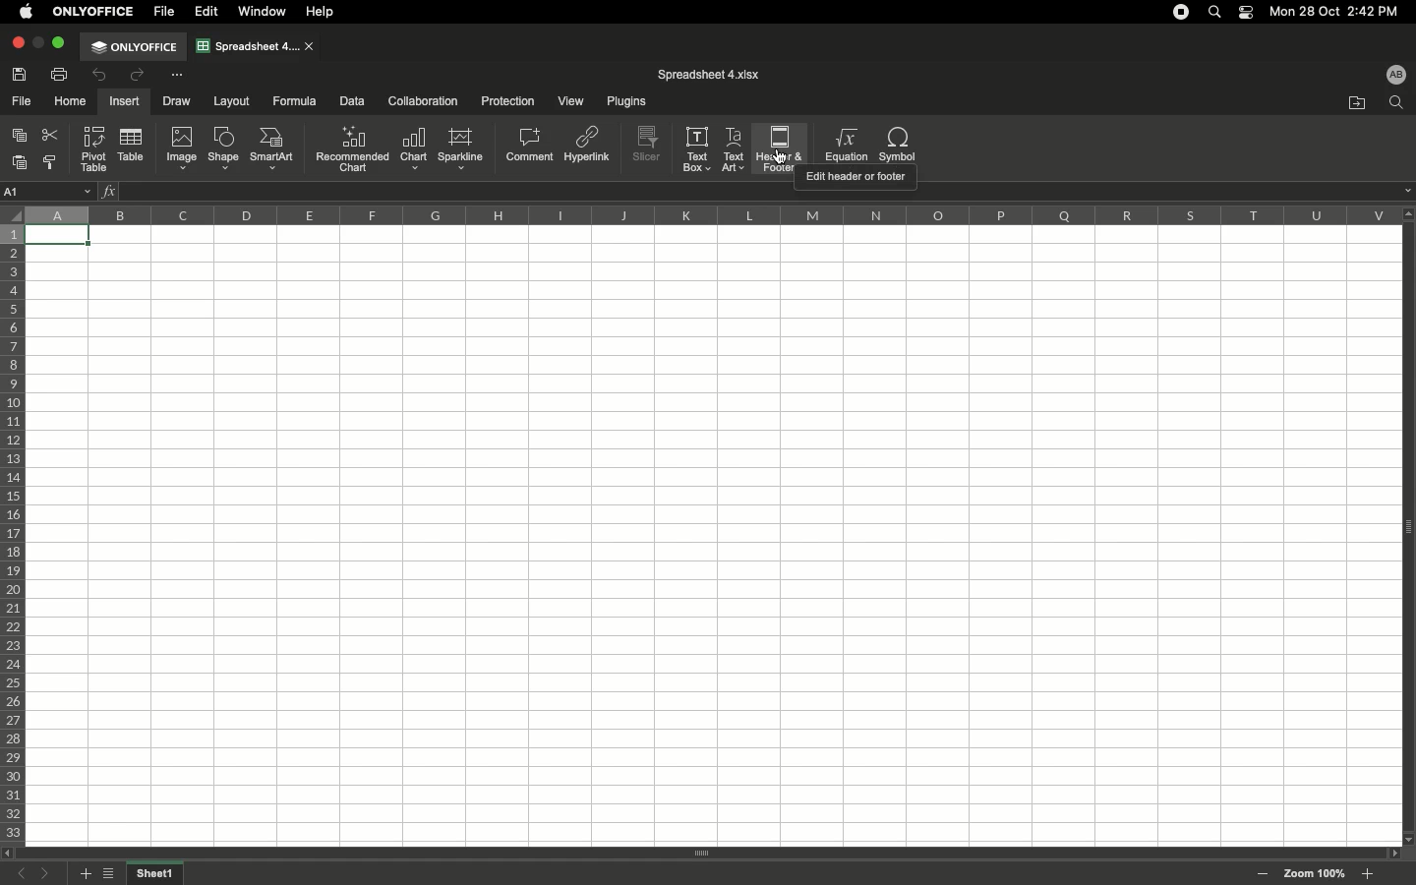  Describe the element at coordinates (1407, 213) in the screenshot. I see `scroll up` at that location.